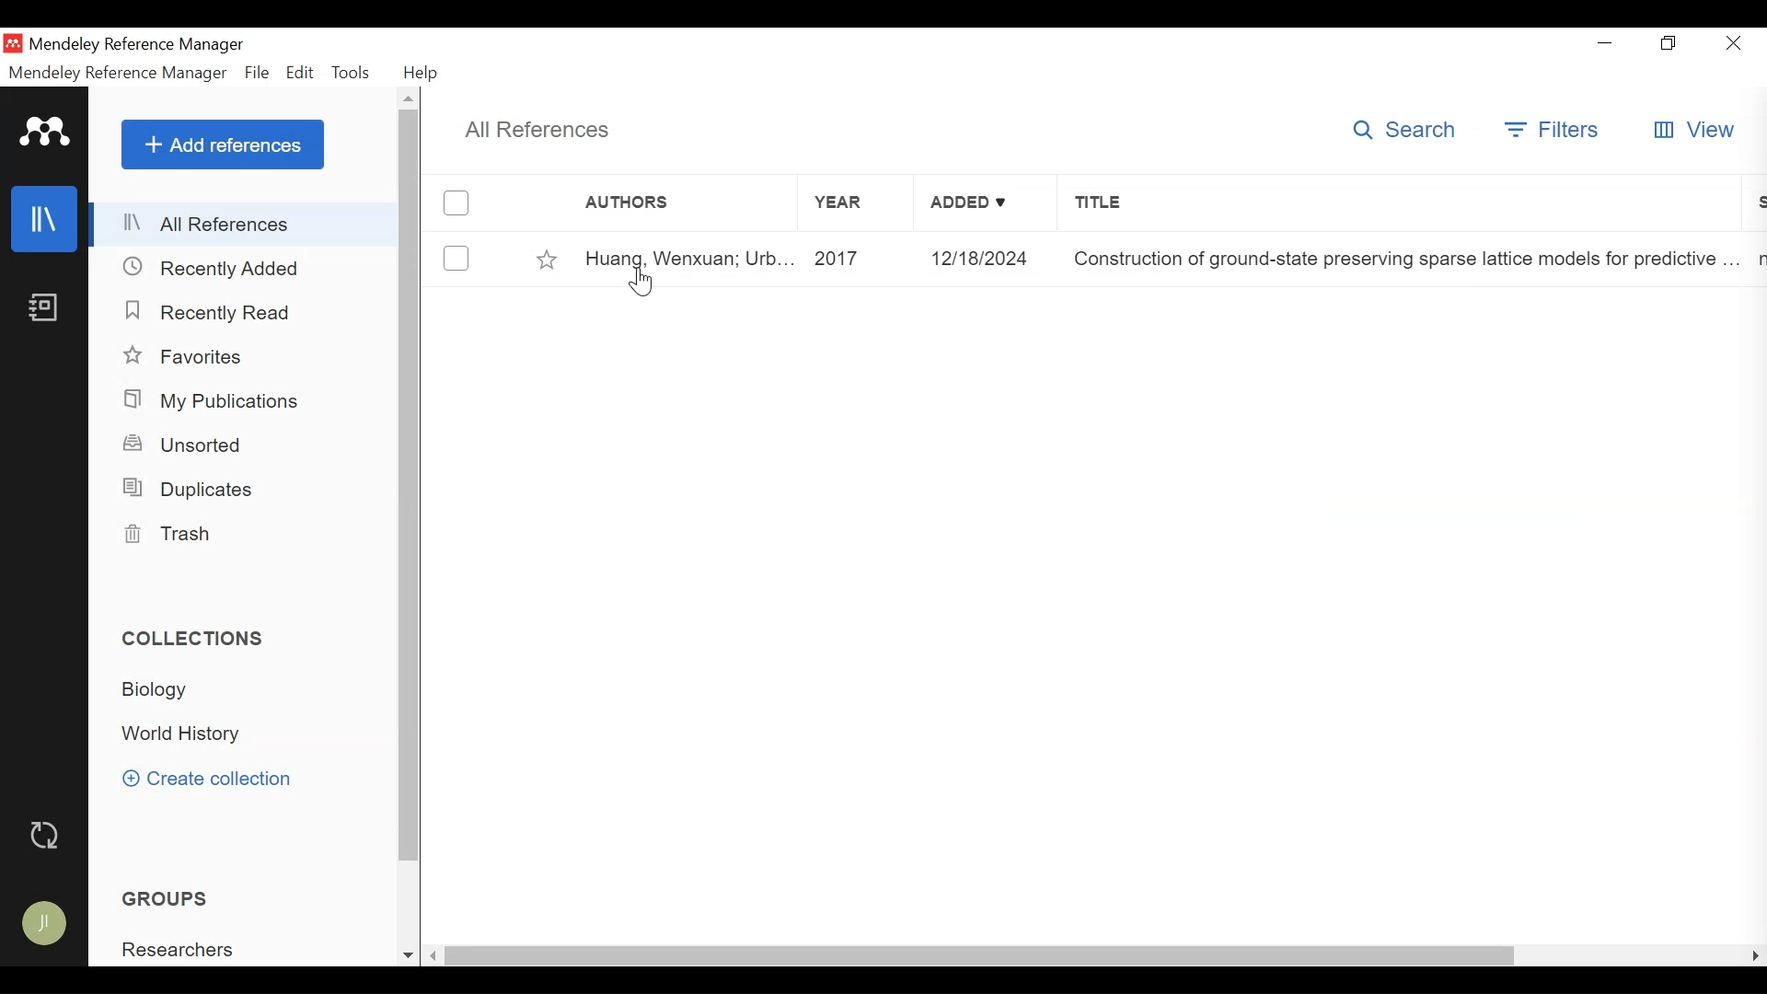 This screenshot has width=1767, height=994. Describe the element at coordinates (641, 281) in the screenshot. I see `Cursor` at that location.